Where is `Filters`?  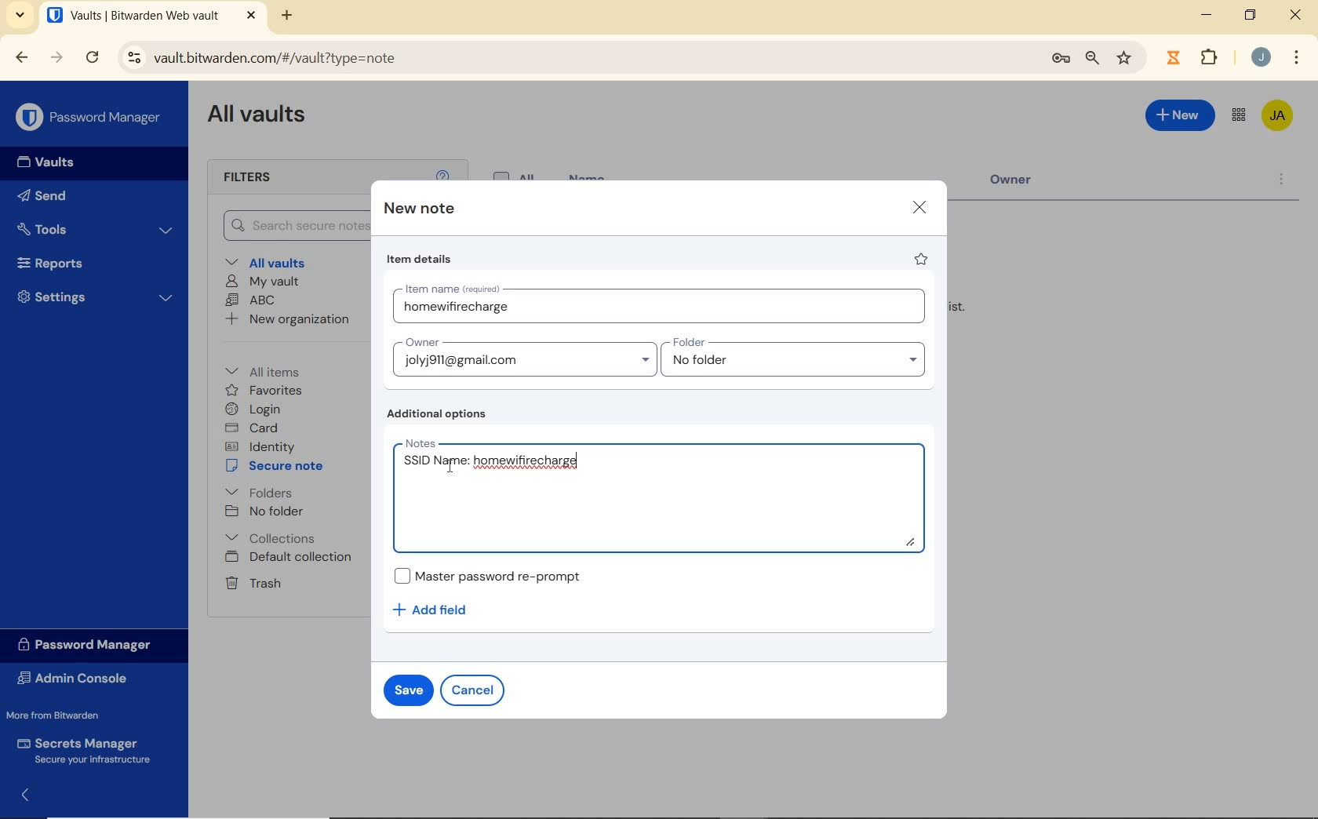 Filters is located at coordinates (265, 178).